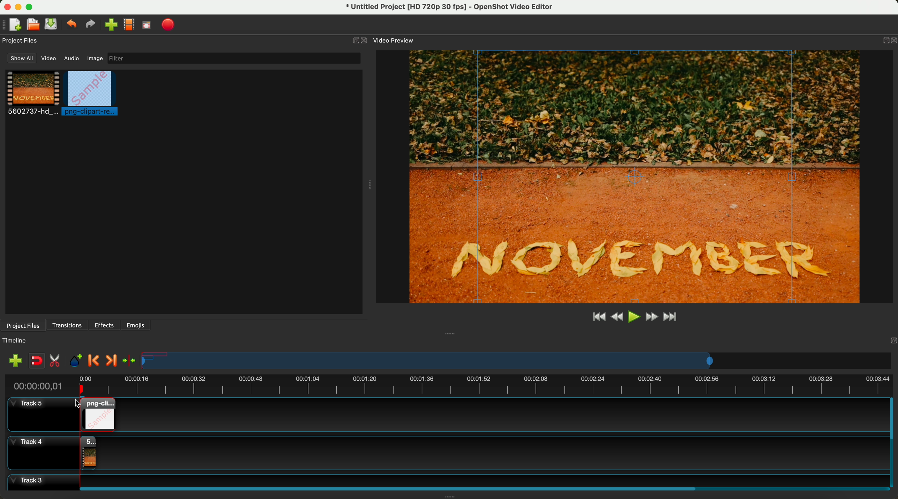 The width and height of the screenshot is (898, 499). Describe the element at coordinates (32, 25) in the screenshot. I see `open project` at that location.